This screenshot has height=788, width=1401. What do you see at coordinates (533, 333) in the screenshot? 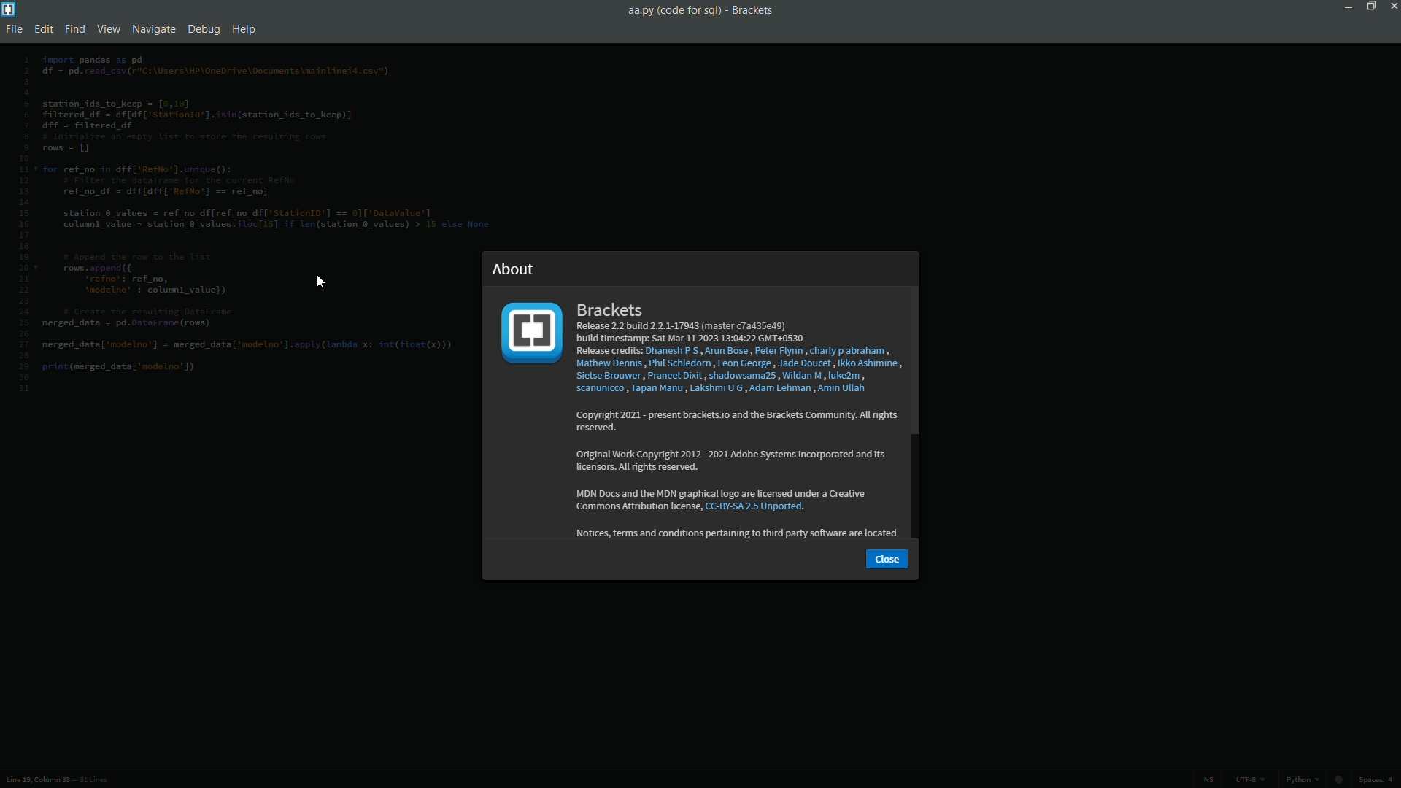
I see `app logo` at bounding box center [533, 333].